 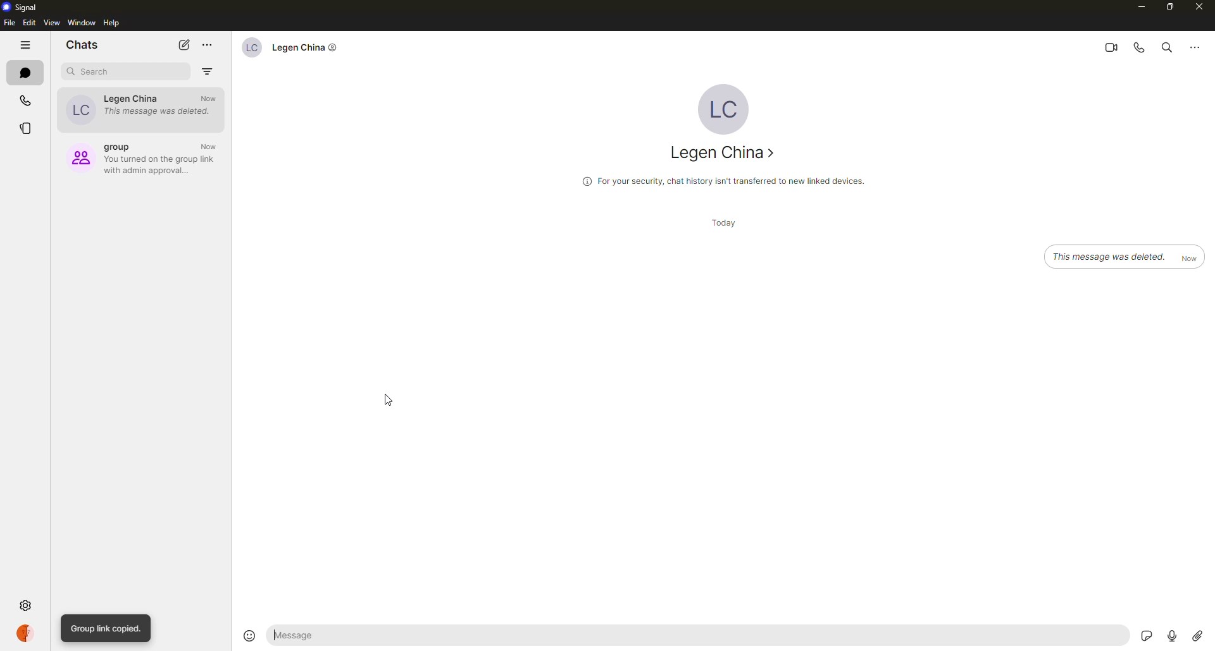 What do you see at coordinates (1107, 47) in the screenshot?
I see `video` at bounding box center [1107, 47].